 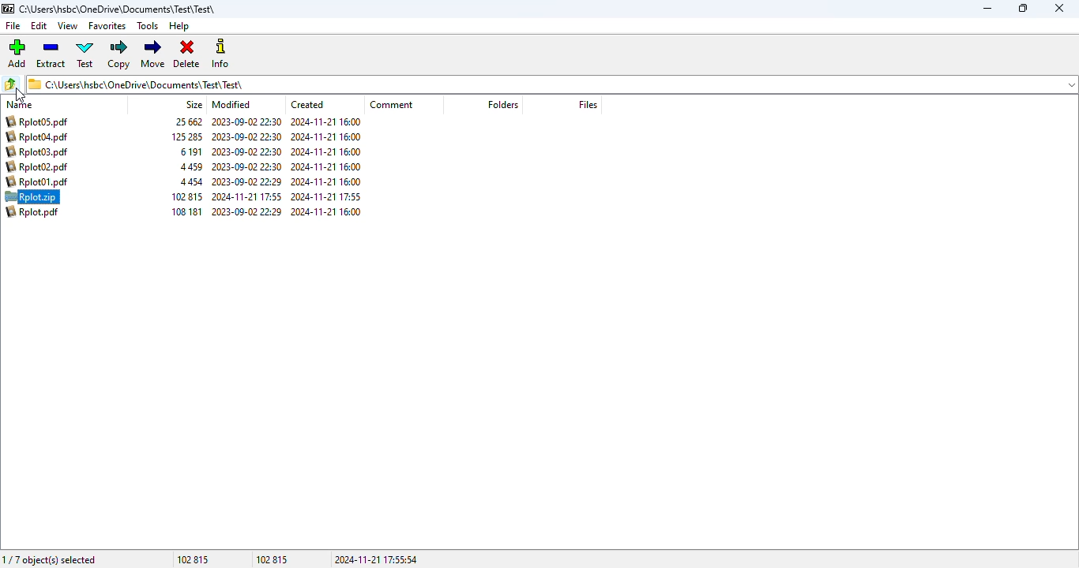 What do you see at coordinates (16, 53) in the screenshot?
I see `add` at bounding box center [16, 53].